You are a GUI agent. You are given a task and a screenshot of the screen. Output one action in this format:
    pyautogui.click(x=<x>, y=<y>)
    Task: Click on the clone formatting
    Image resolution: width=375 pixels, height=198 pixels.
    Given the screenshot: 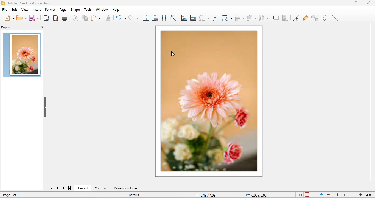 What is the action you would take?
    pyautogui.click(x=108, y=18)
    